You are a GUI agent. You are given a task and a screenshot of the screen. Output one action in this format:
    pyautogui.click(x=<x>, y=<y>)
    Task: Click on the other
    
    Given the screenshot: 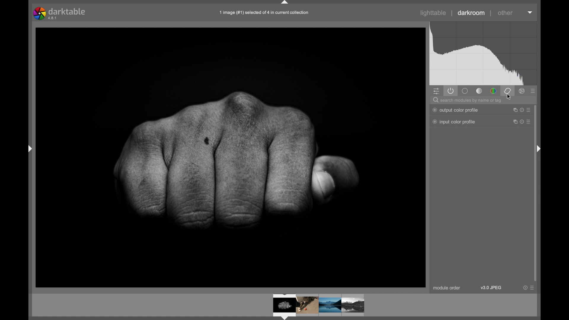 What is the action you would take?
    pyautogui.click(x=505, y=13)
    